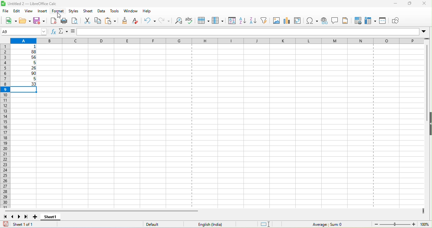 The height and width of the screenshot is (228, 432). Describe the element at coordinates (65, 21) in the screenshot. I see `print` at that location.